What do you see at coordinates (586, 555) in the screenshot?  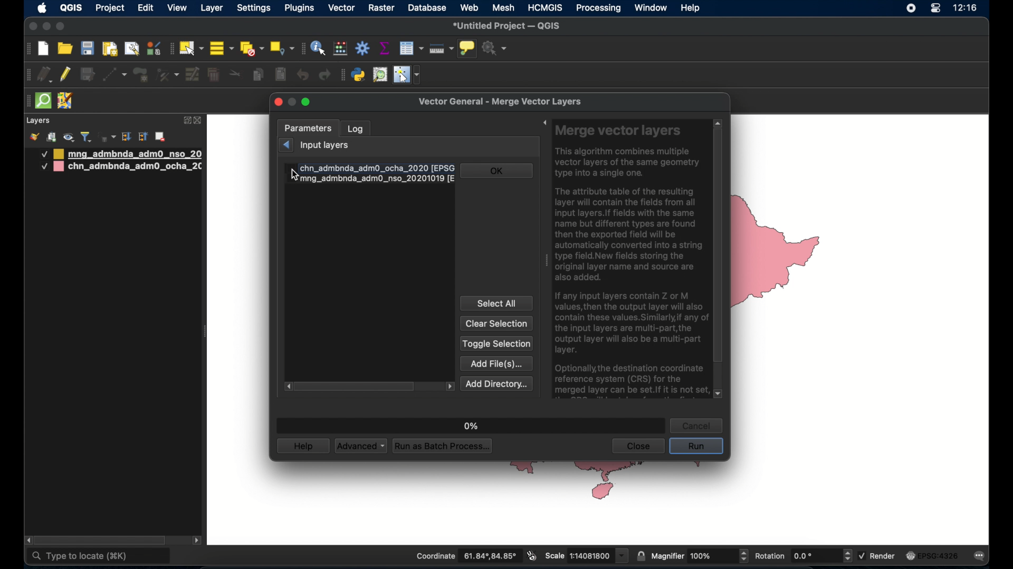 I see `scale` at bounding box center [586, 555].